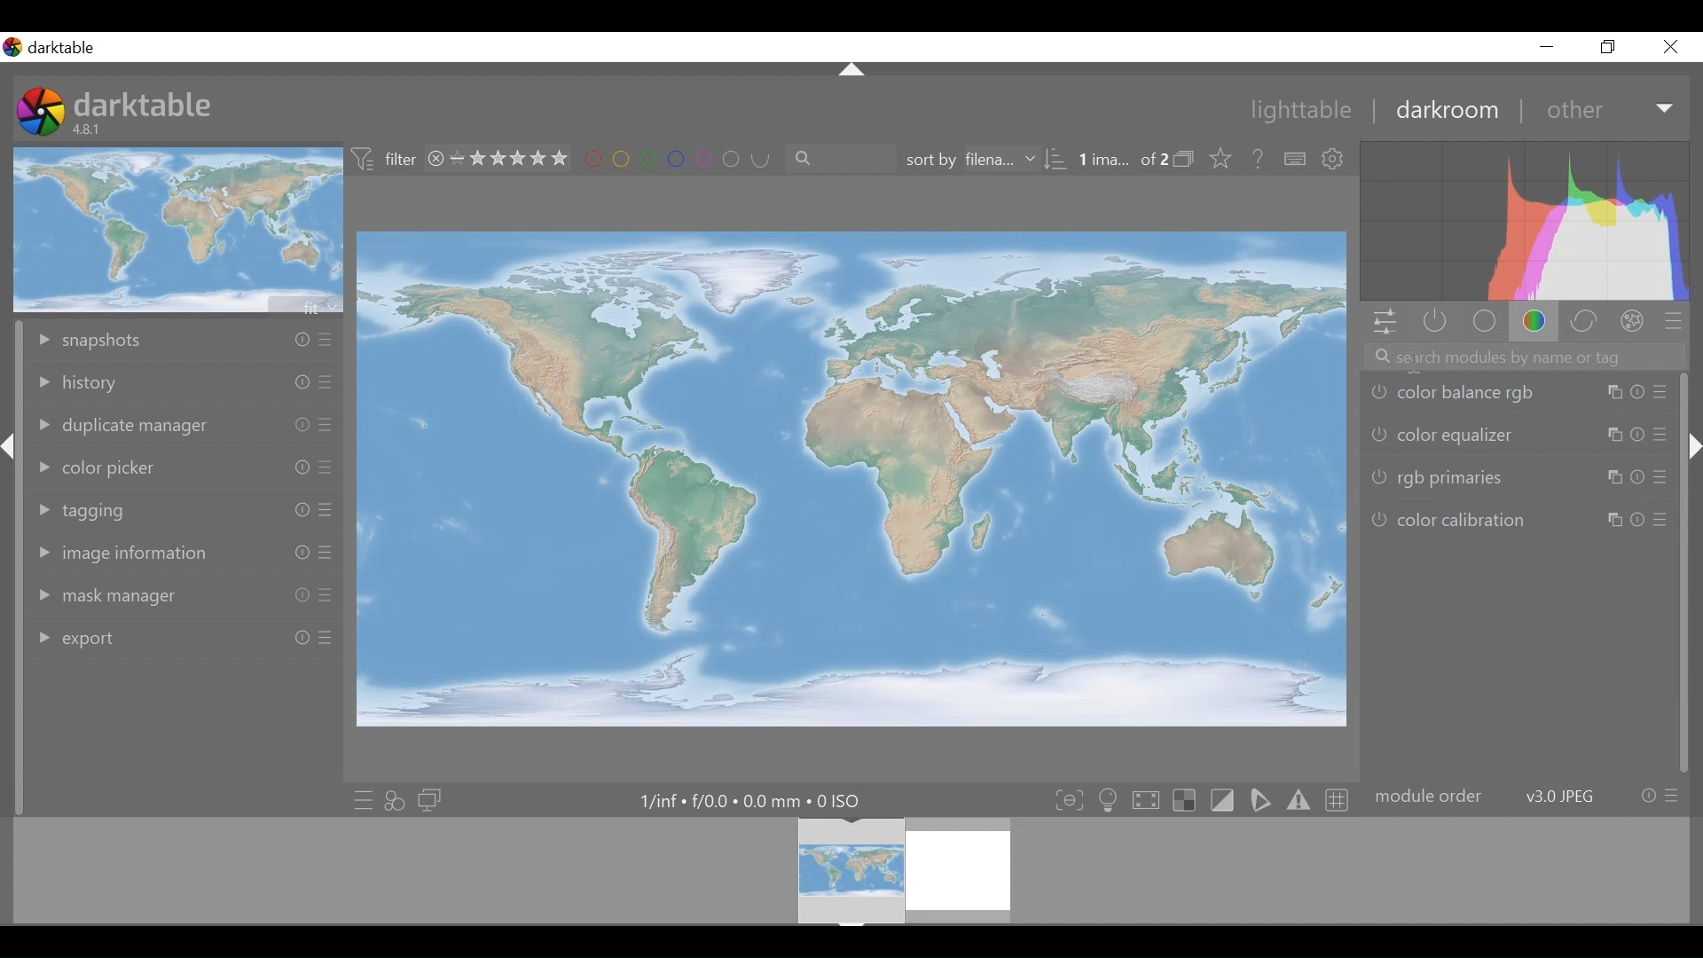 Image resolution: width=1703 pixels, height=958 pixels. I want to click on image preview, so click(178, 229).